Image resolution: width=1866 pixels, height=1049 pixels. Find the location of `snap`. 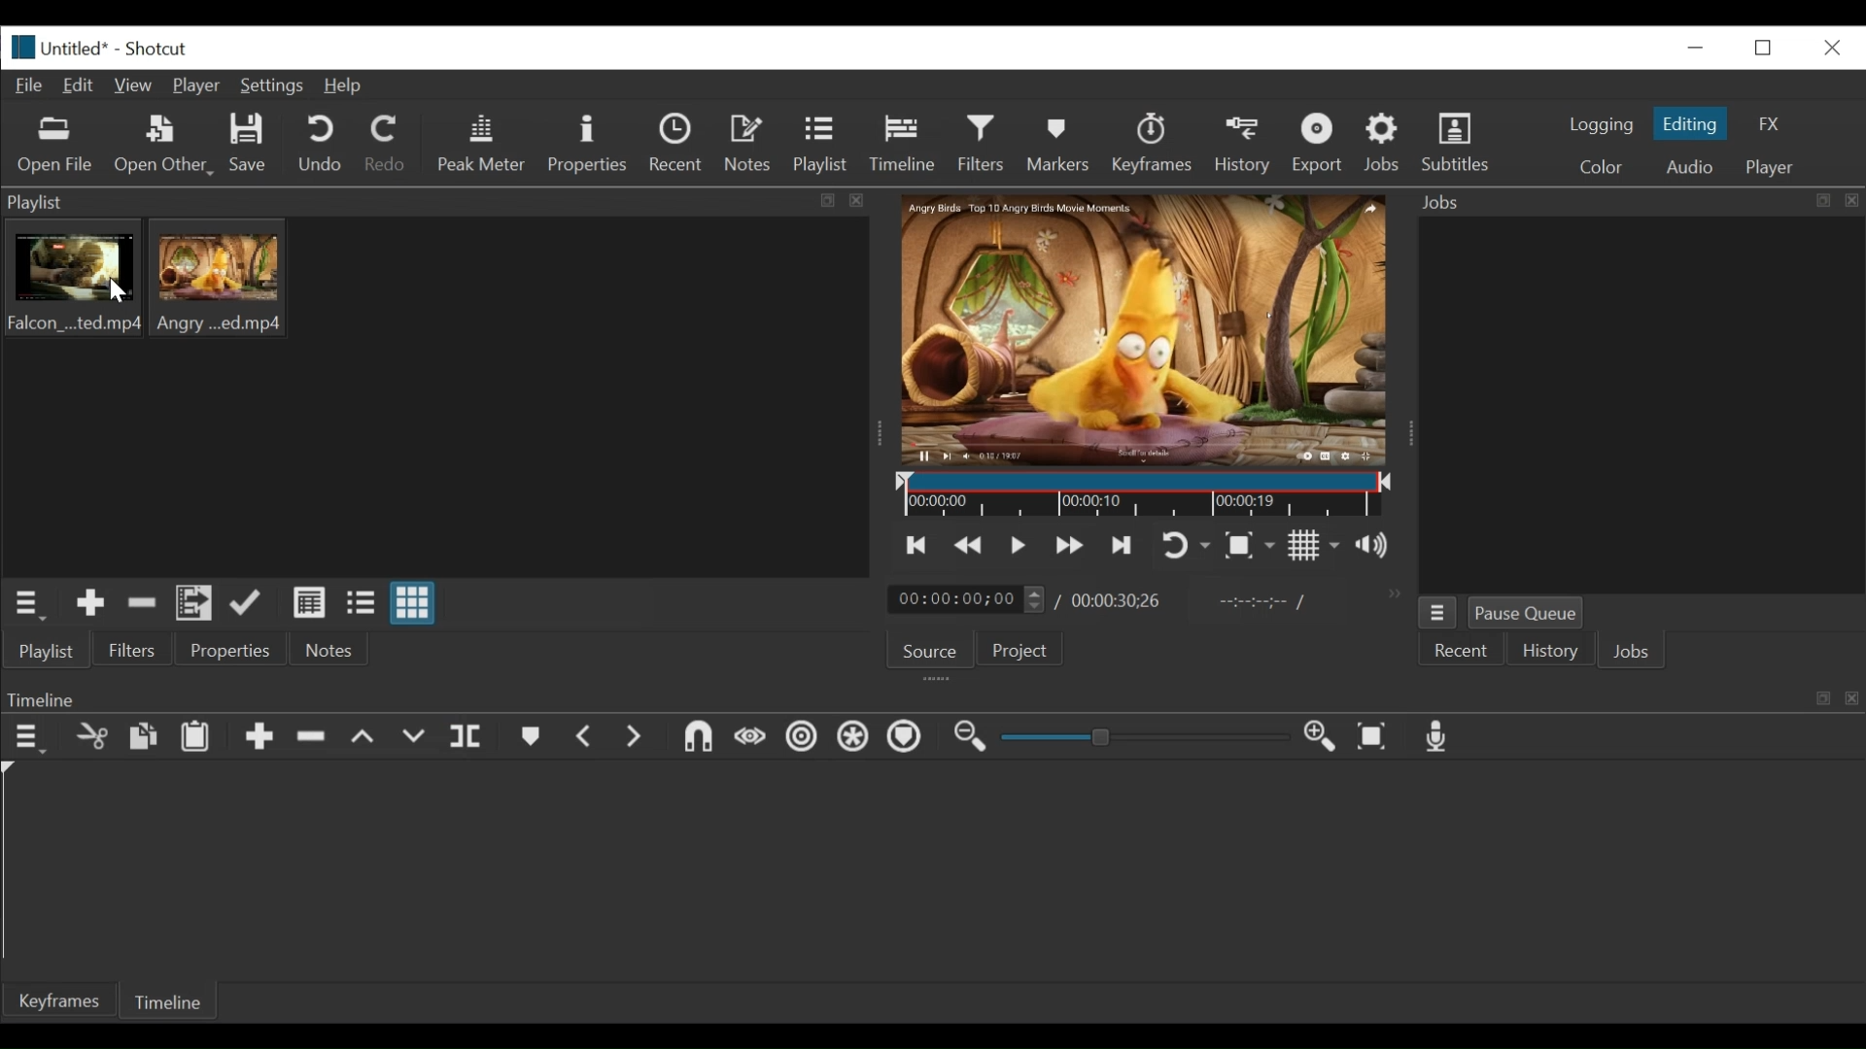

snap is located at coordinates (701, 739).